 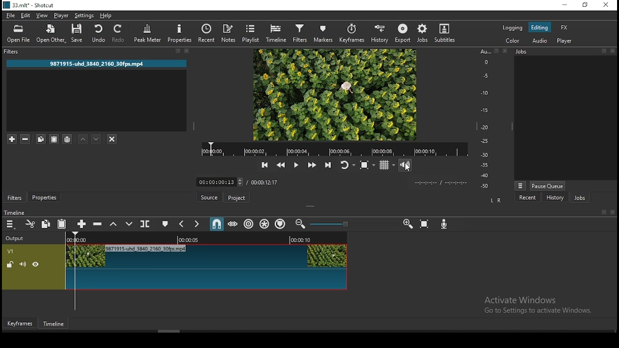 I want to click on zoom timeline in, so click(x=406, y=224).